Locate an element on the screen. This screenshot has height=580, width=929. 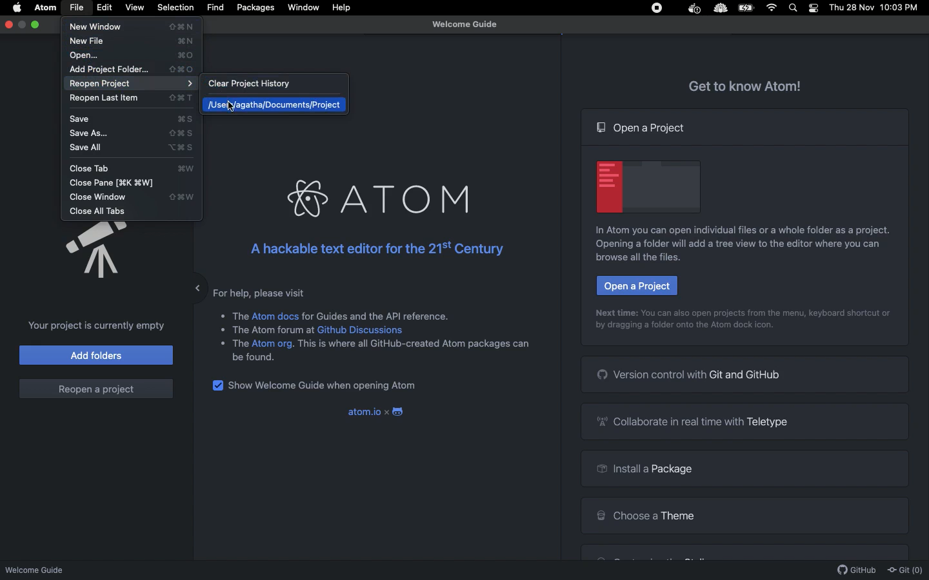
Instructional text is located at coordinates (735, 230).